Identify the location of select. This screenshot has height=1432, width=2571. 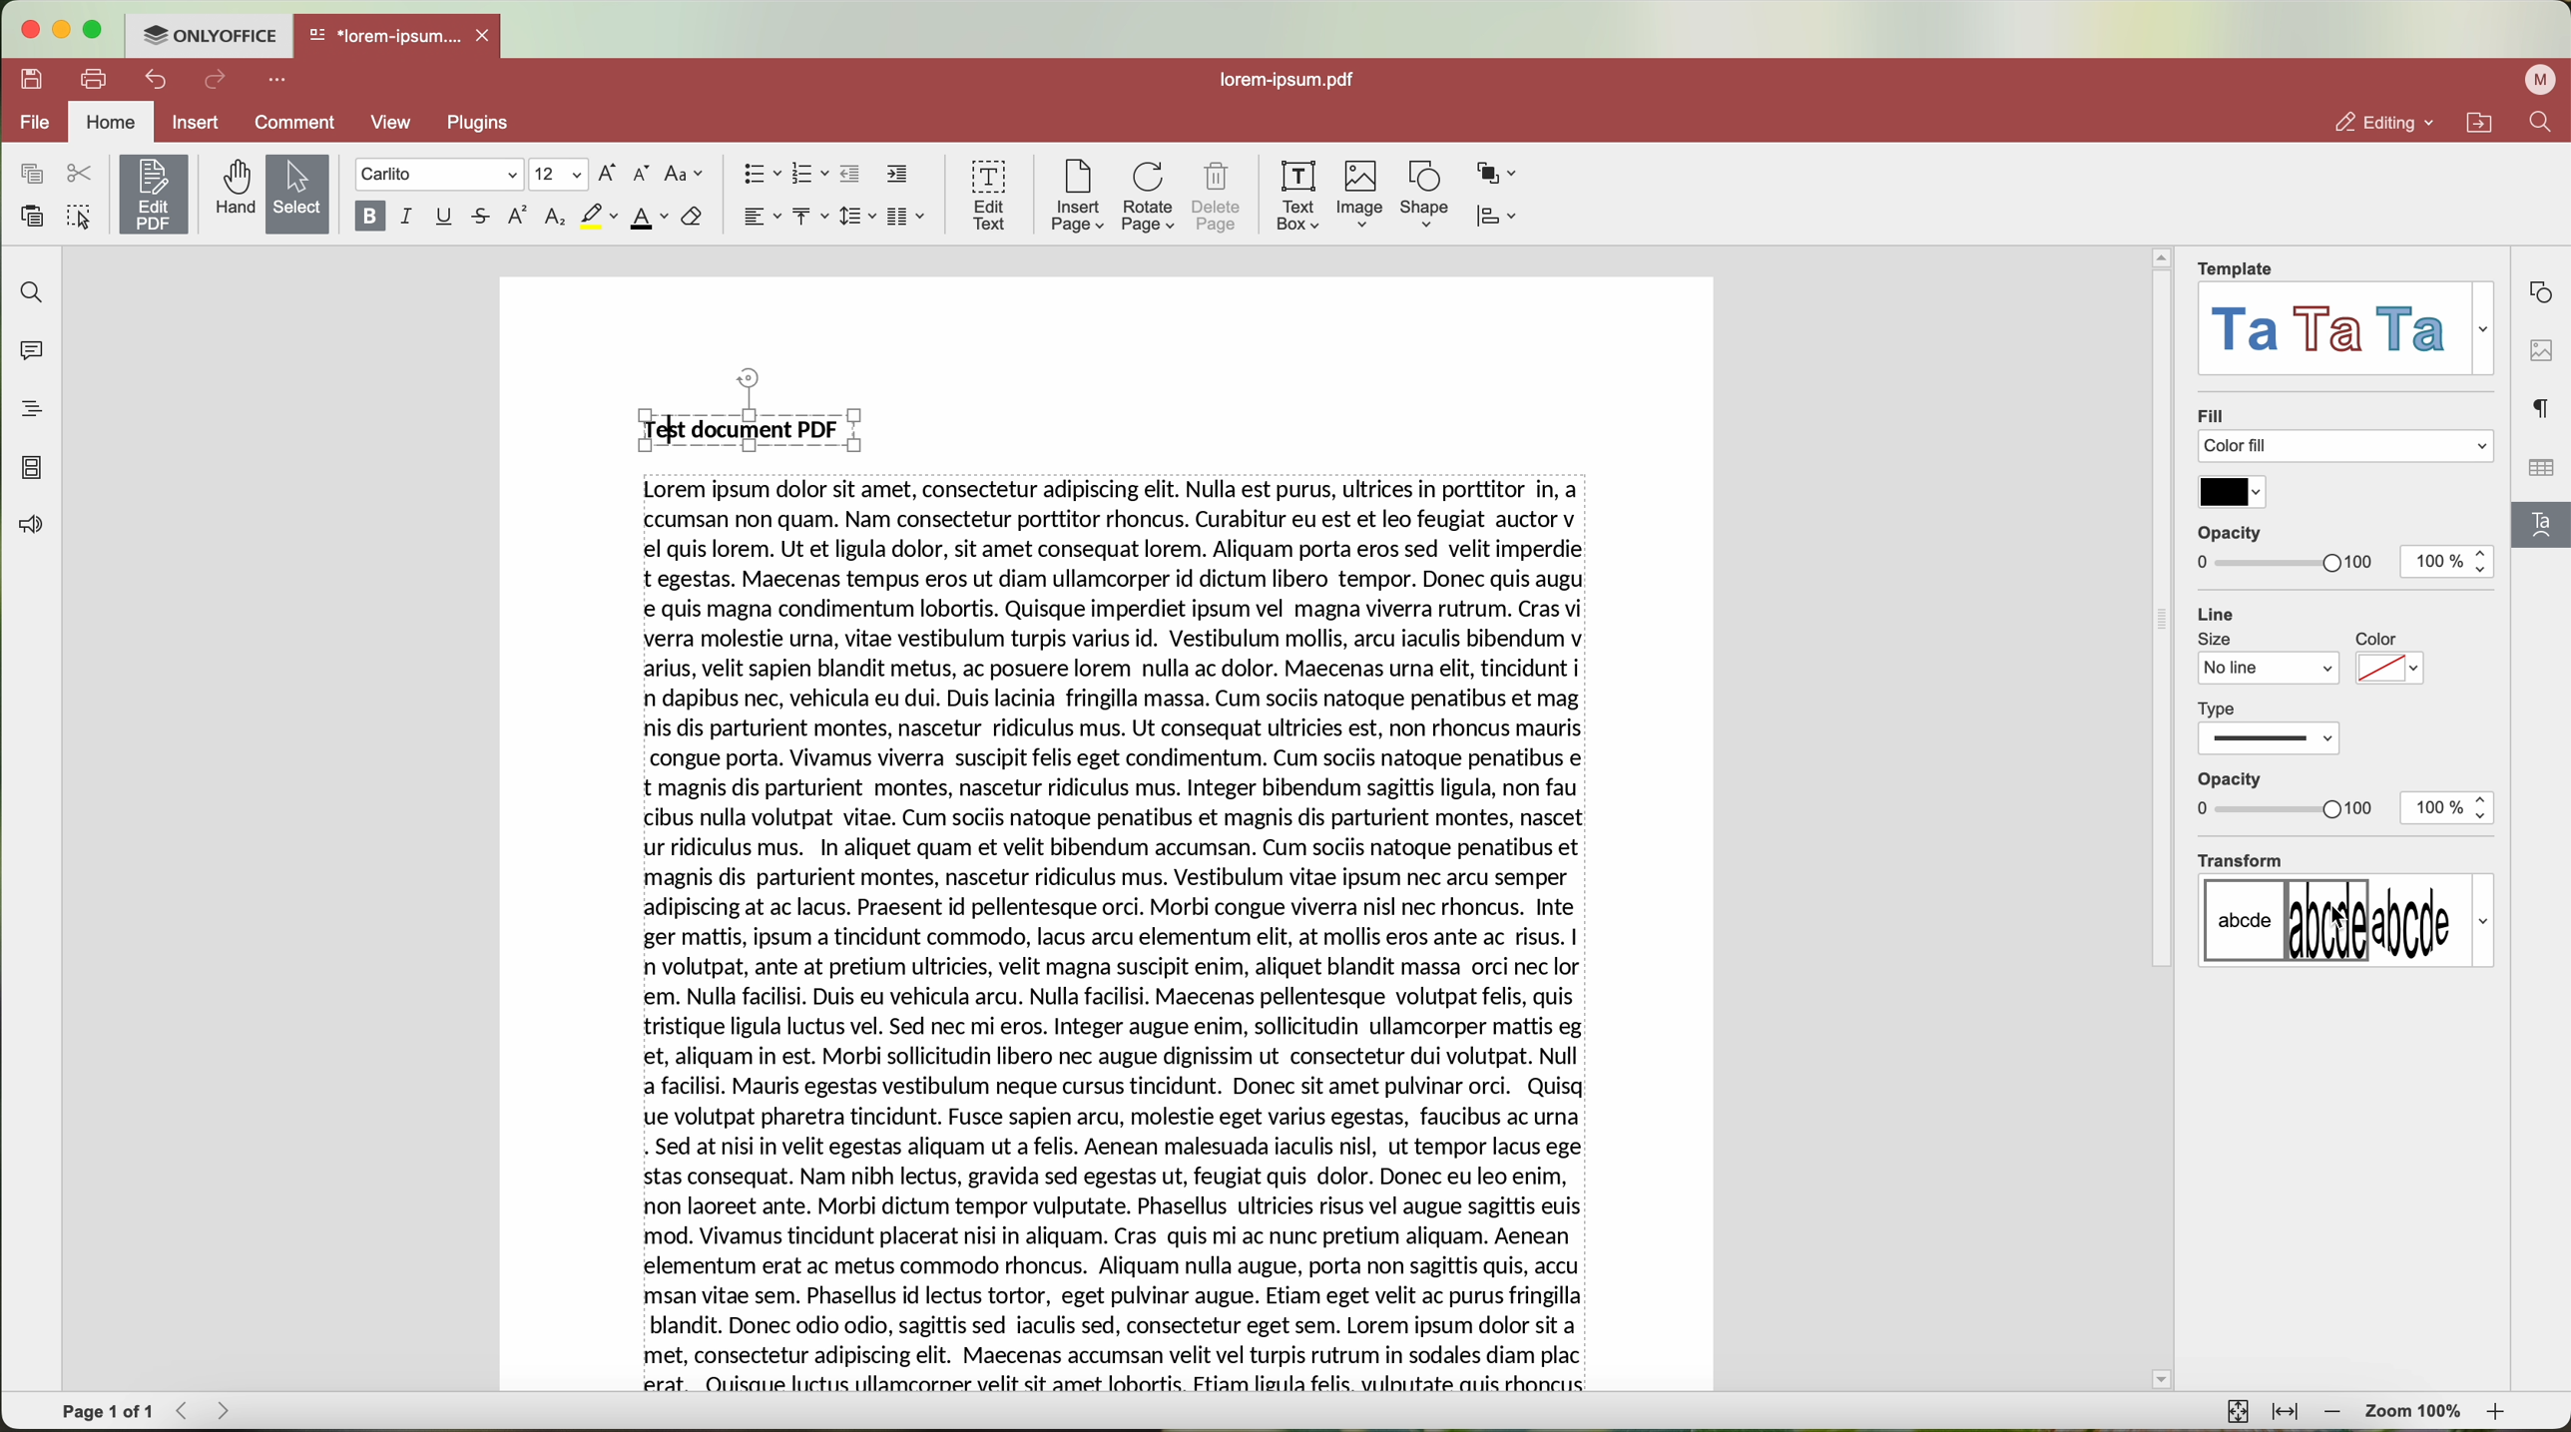
(295, 194).